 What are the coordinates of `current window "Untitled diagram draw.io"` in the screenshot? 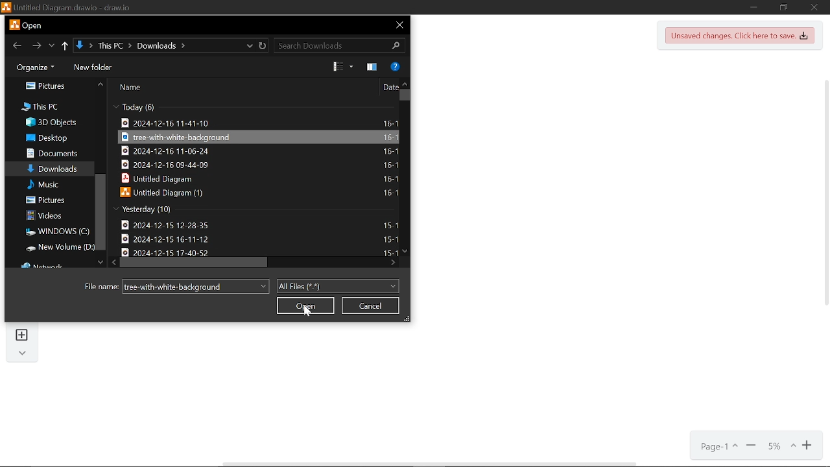 It's located at (66, 6).